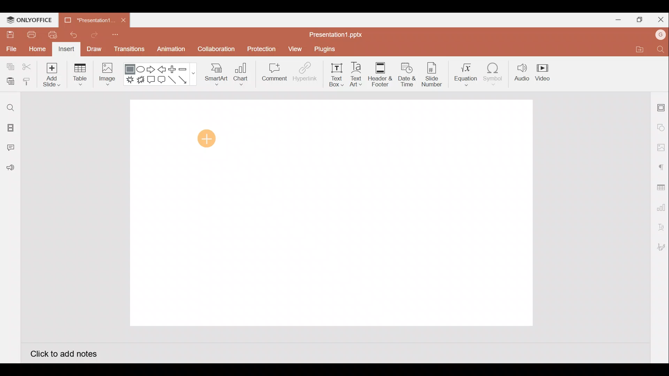 Image resolution: width=669 pixels, height=376 pixels. What do you see at coordinates (380, 73) in the screenshot?
I see `Header & footer` at bounding box center [380, 73].